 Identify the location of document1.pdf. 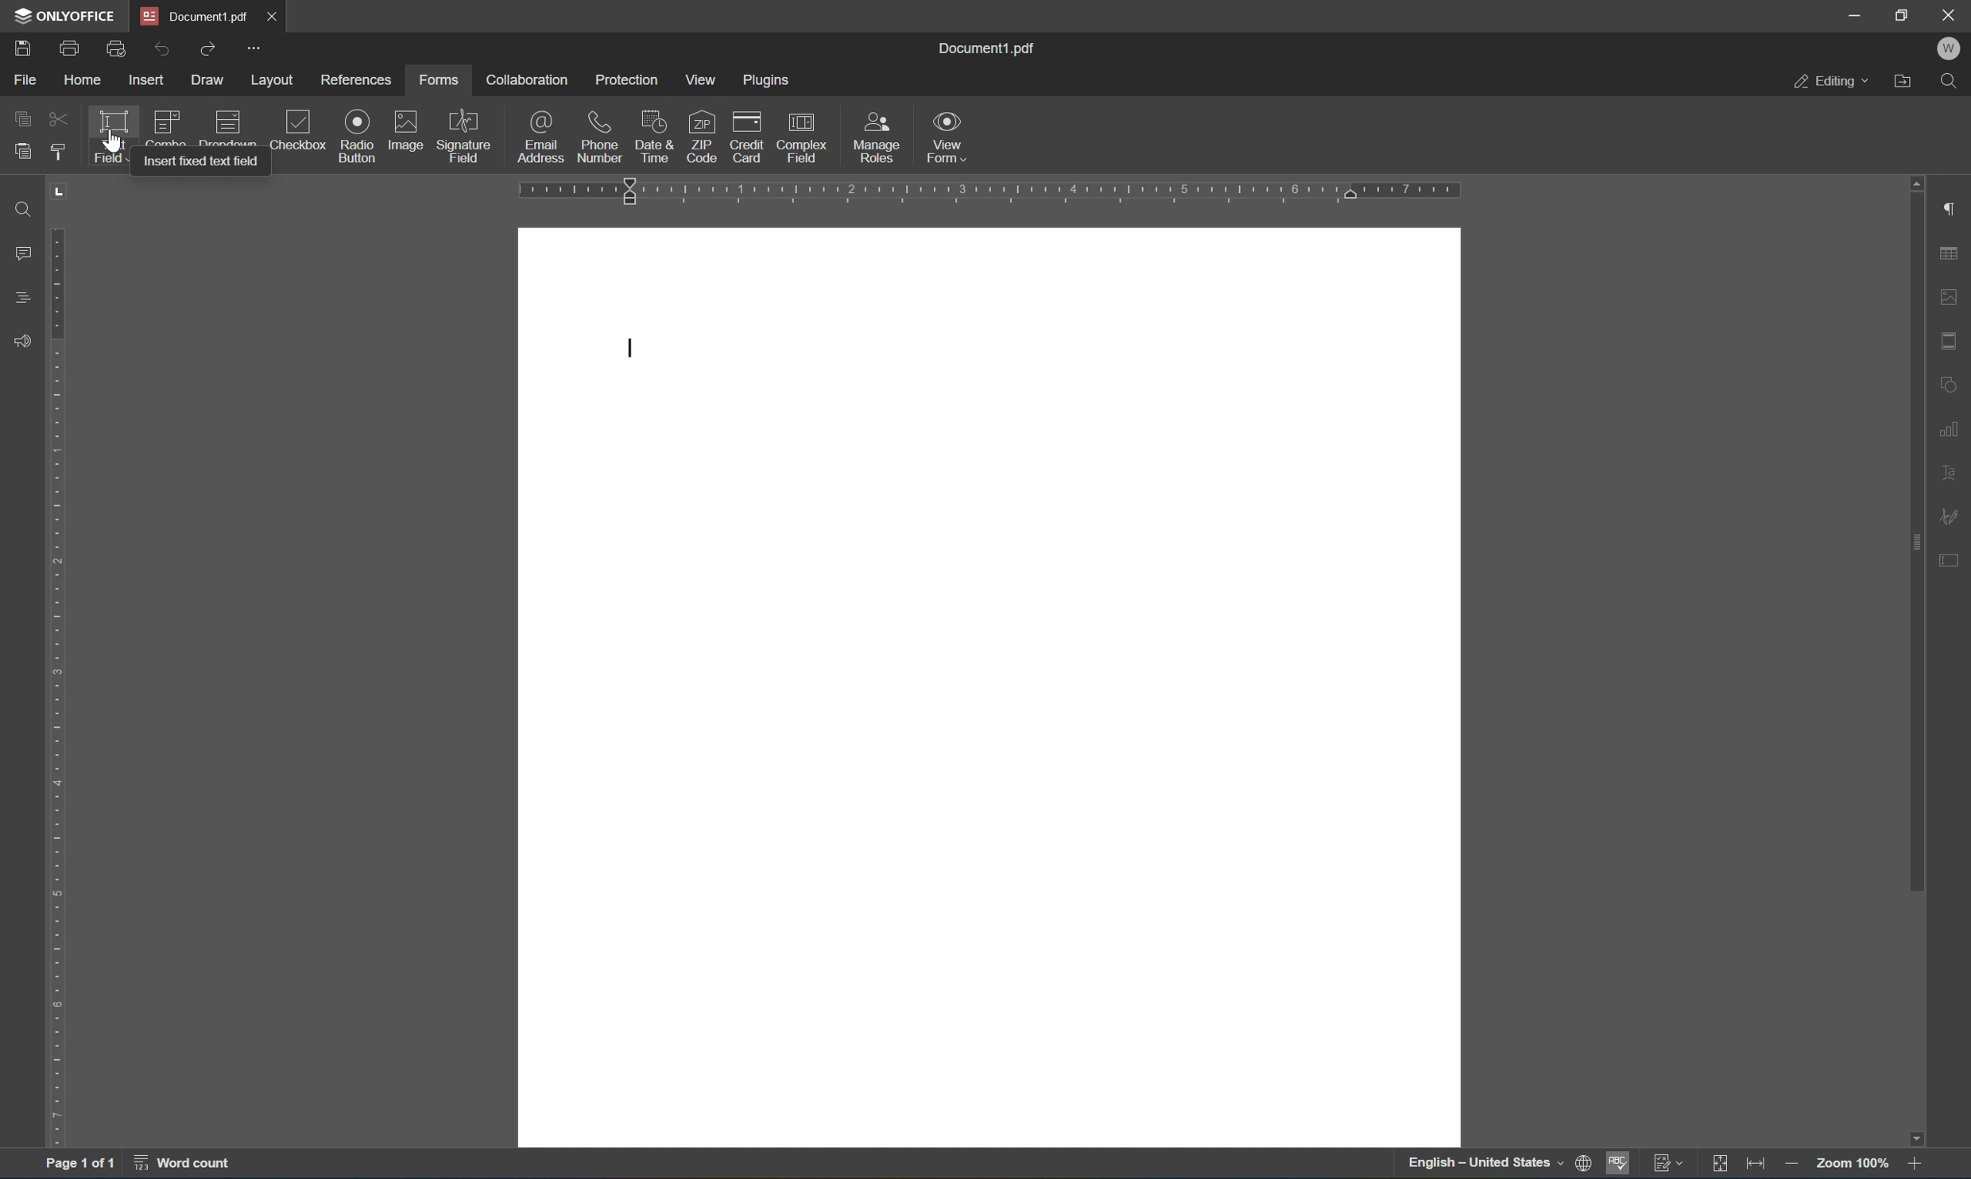
(192, 14).